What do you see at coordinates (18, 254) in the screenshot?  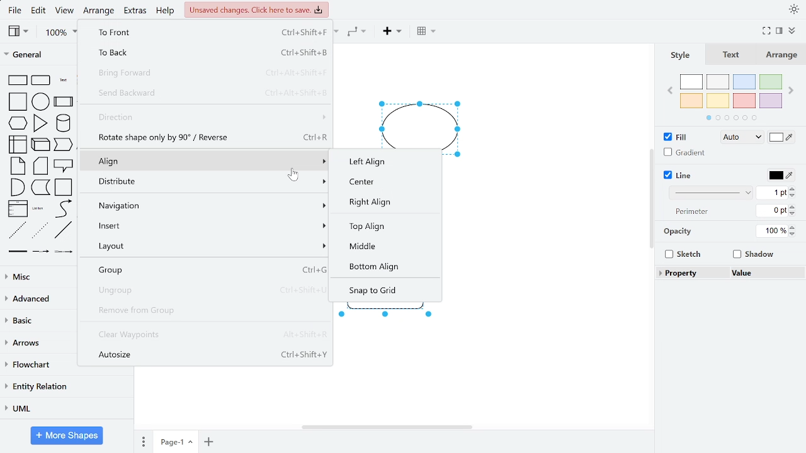 I see `link` at bounding box center [18, 254].